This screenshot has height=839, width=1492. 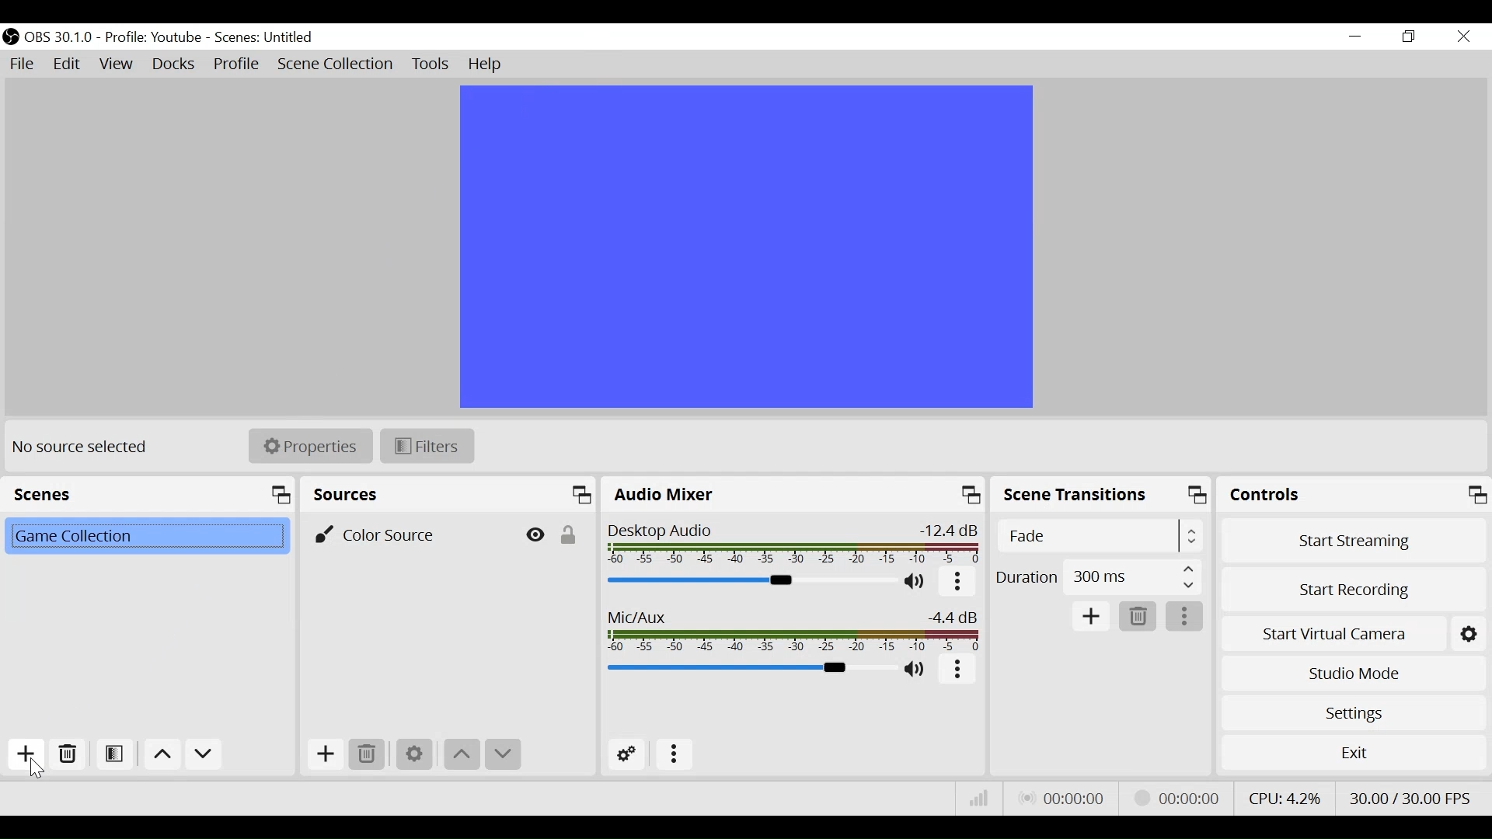 What do you see at coordinates (116, 756) in the screenshot?
I see `Open Scene Filter` at bounding box center [116, 756].